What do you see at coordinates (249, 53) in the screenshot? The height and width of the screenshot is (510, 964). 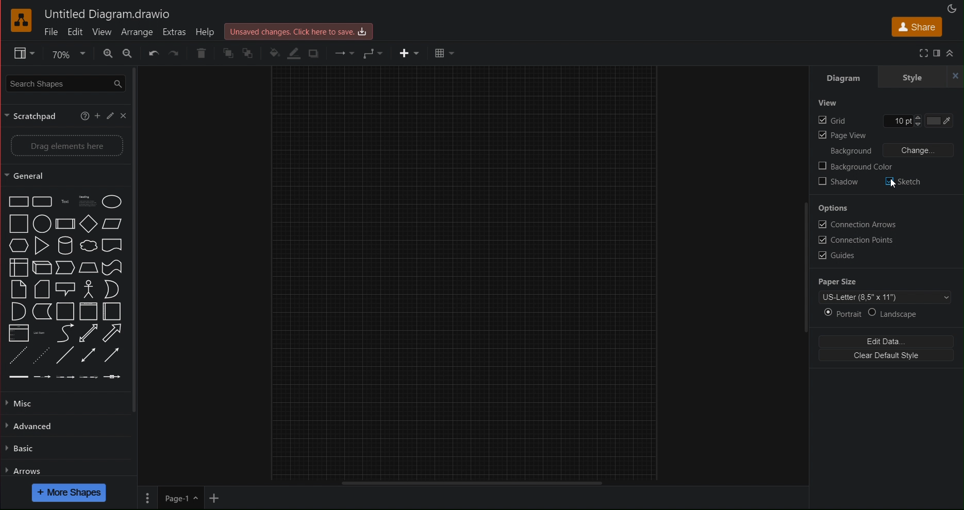 I see `Send Back` at bounding box center [249, 53].